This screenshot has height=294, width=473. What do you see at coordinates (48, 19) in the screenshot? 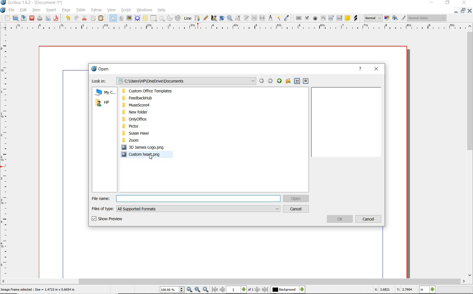
I see `preflight verifier` at bounding box center [48, 19].